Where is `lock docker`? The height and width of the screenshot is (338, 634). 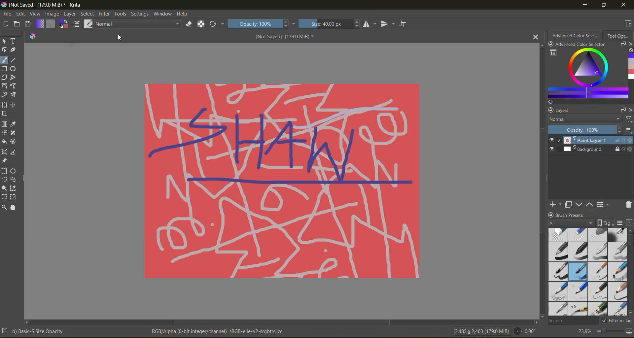
lock docker is located at coordinates (552, 44).